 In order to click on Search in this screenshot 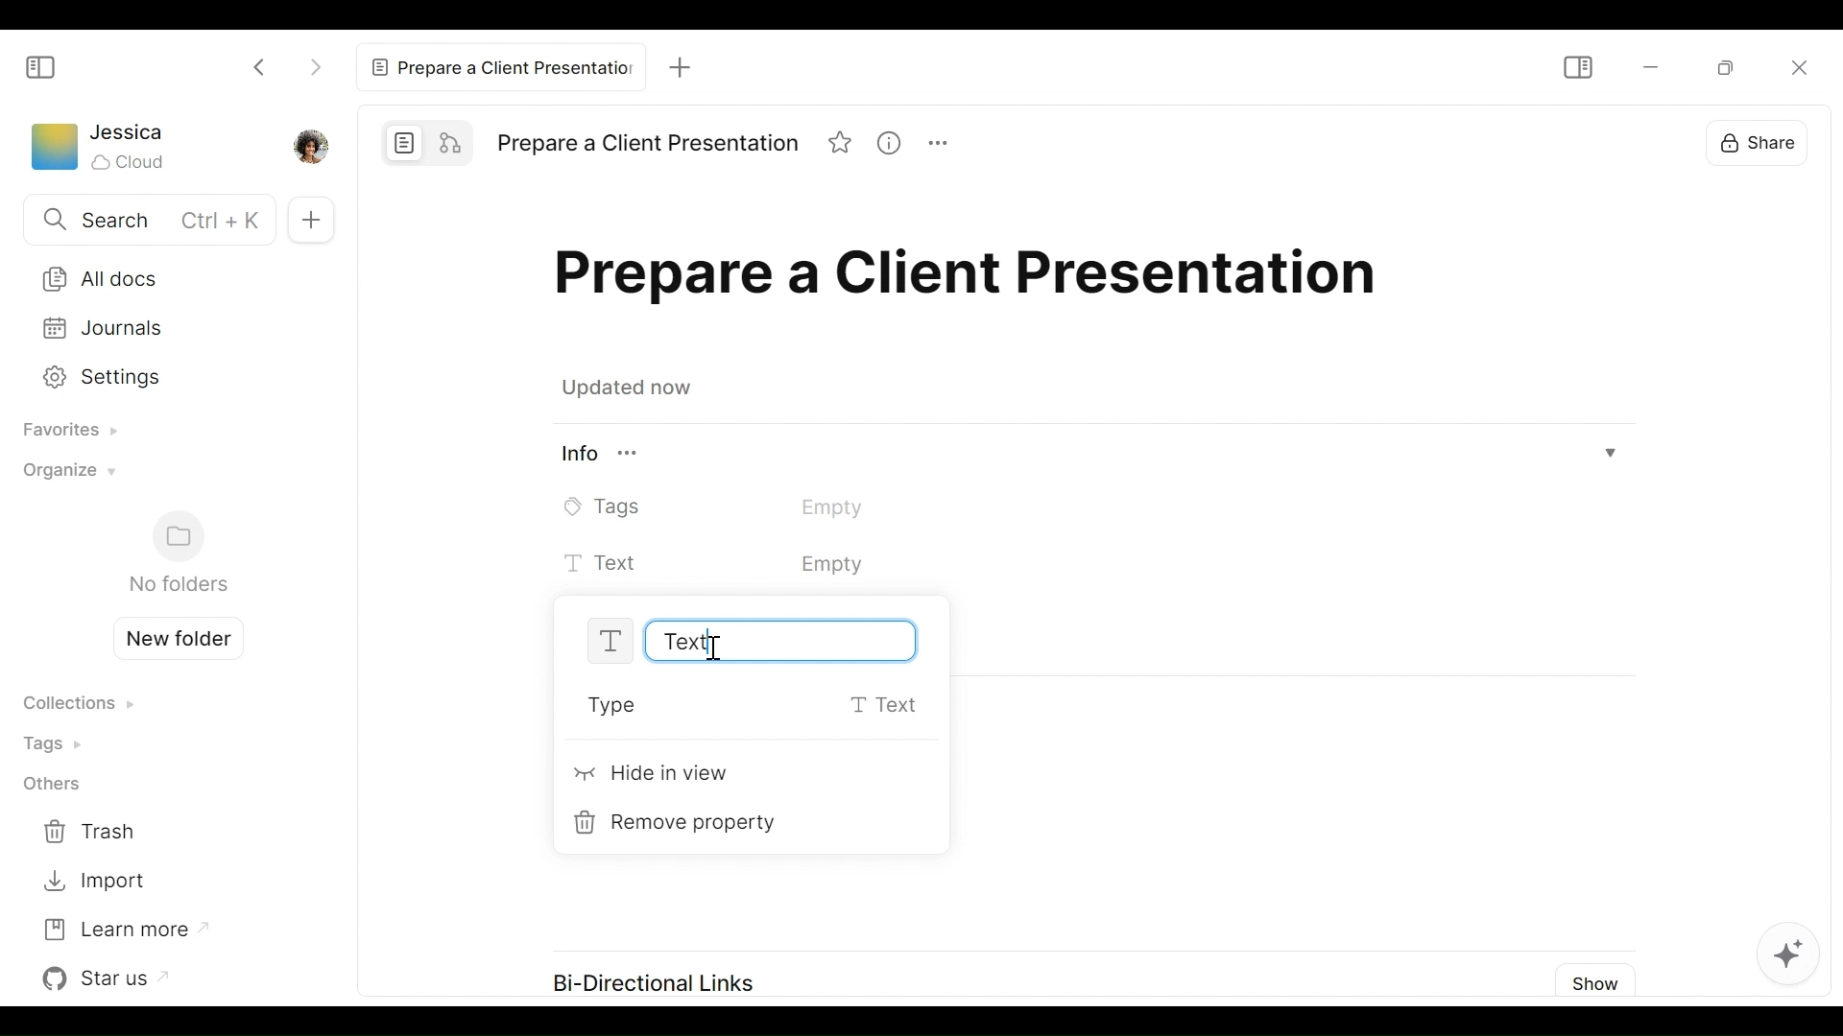, I will do `click(145, 222)`.